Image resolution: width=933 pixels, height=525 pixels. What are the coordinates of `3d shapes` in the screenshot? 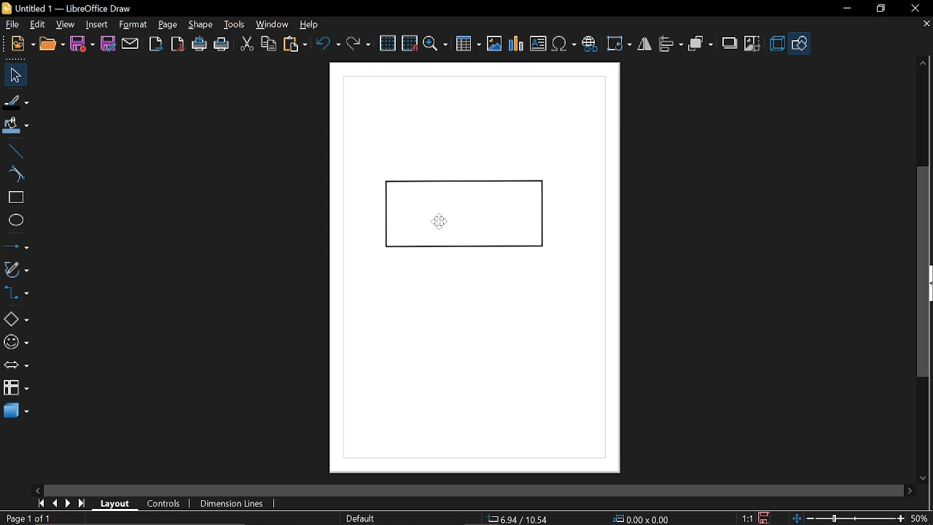 It's located at (15, 411).